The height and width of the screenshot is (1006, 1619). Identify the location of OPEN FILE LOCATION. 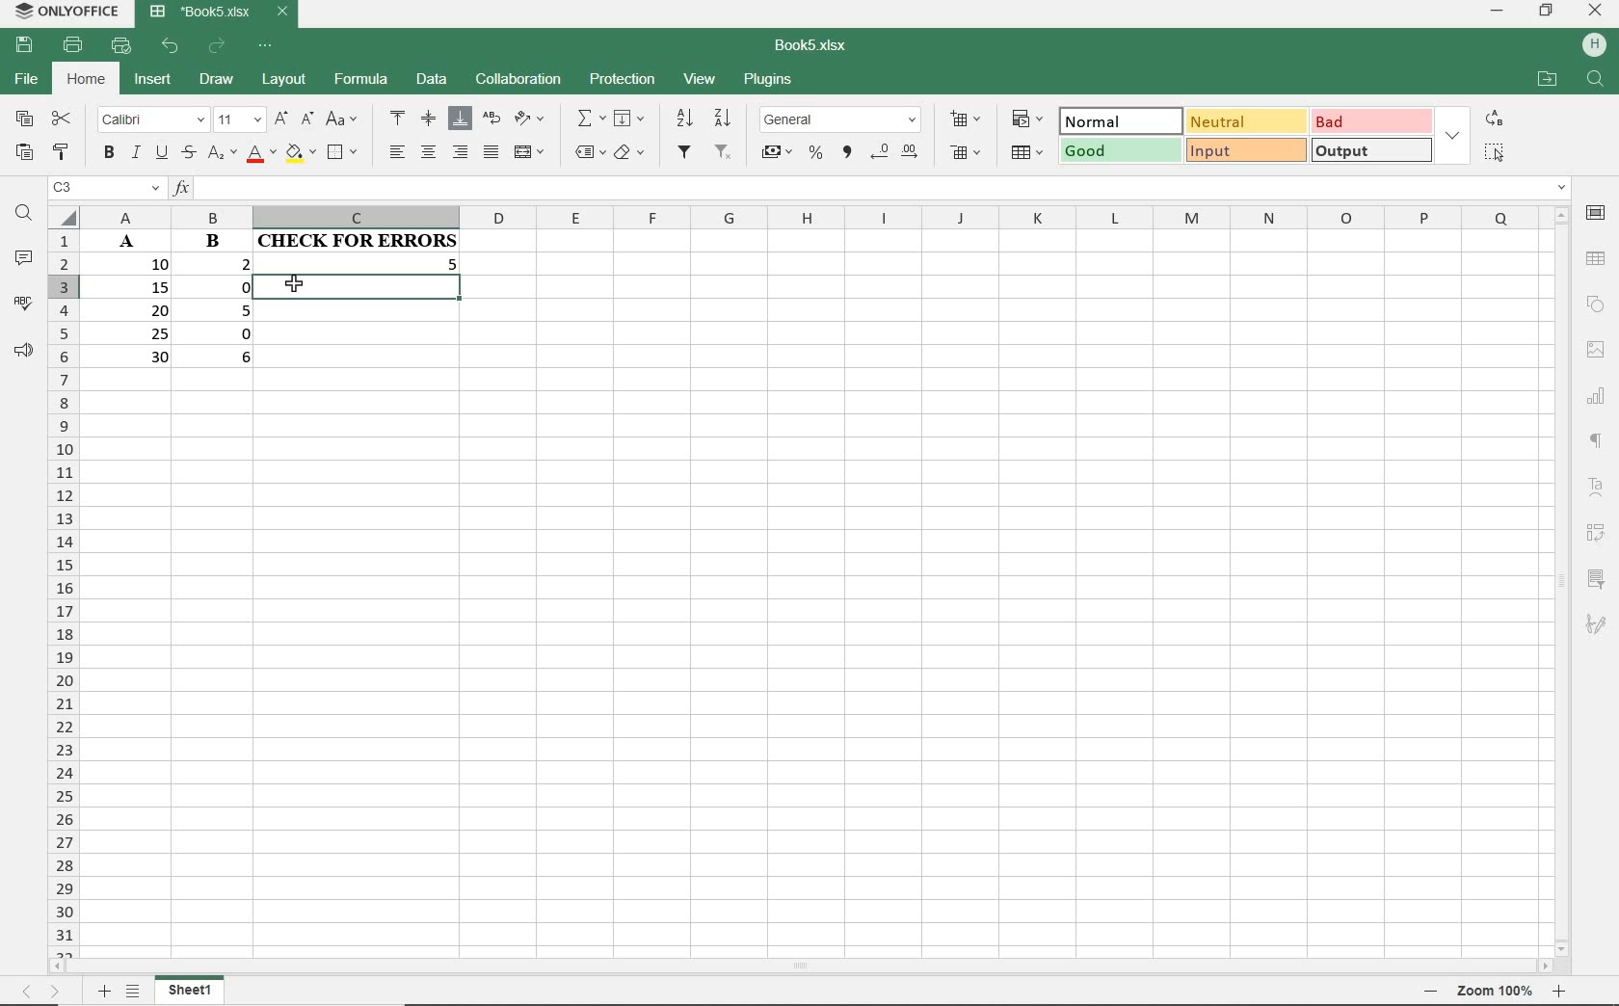
(1546, 78).